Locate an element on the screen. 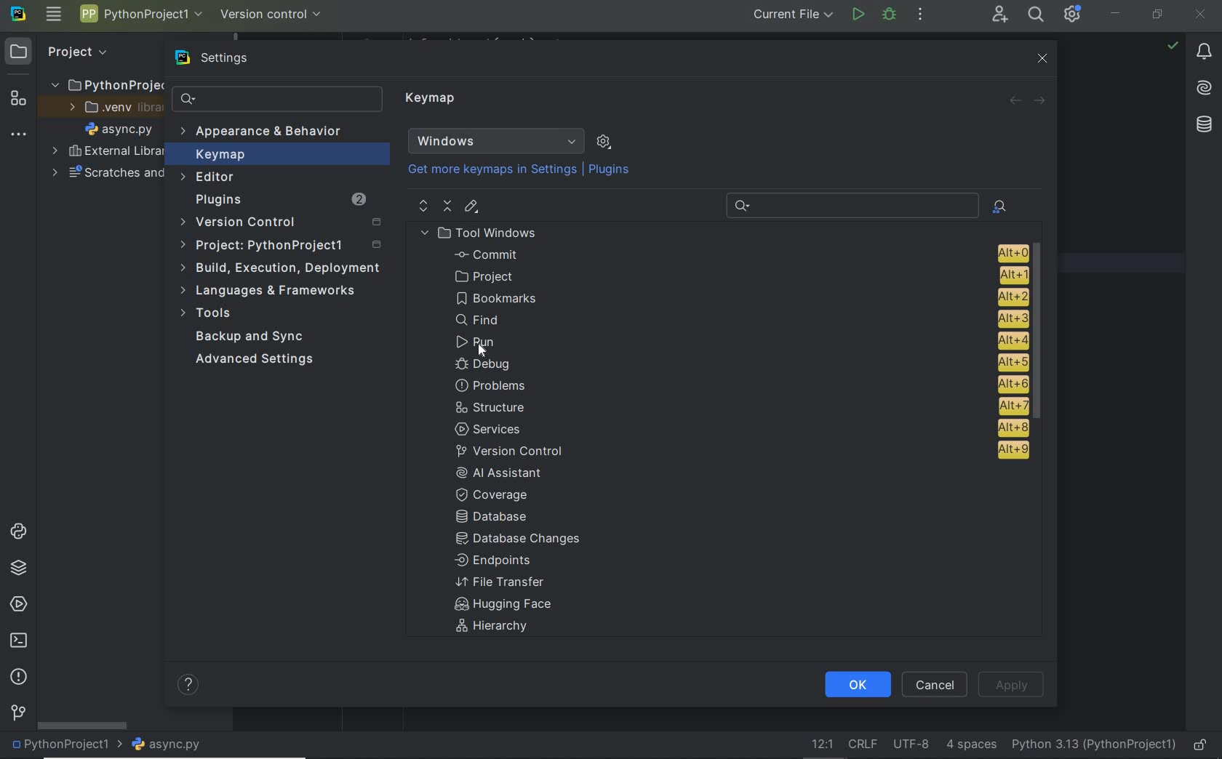 The image size is (1222, 759). Database changes is located at coordinates (519, 540).